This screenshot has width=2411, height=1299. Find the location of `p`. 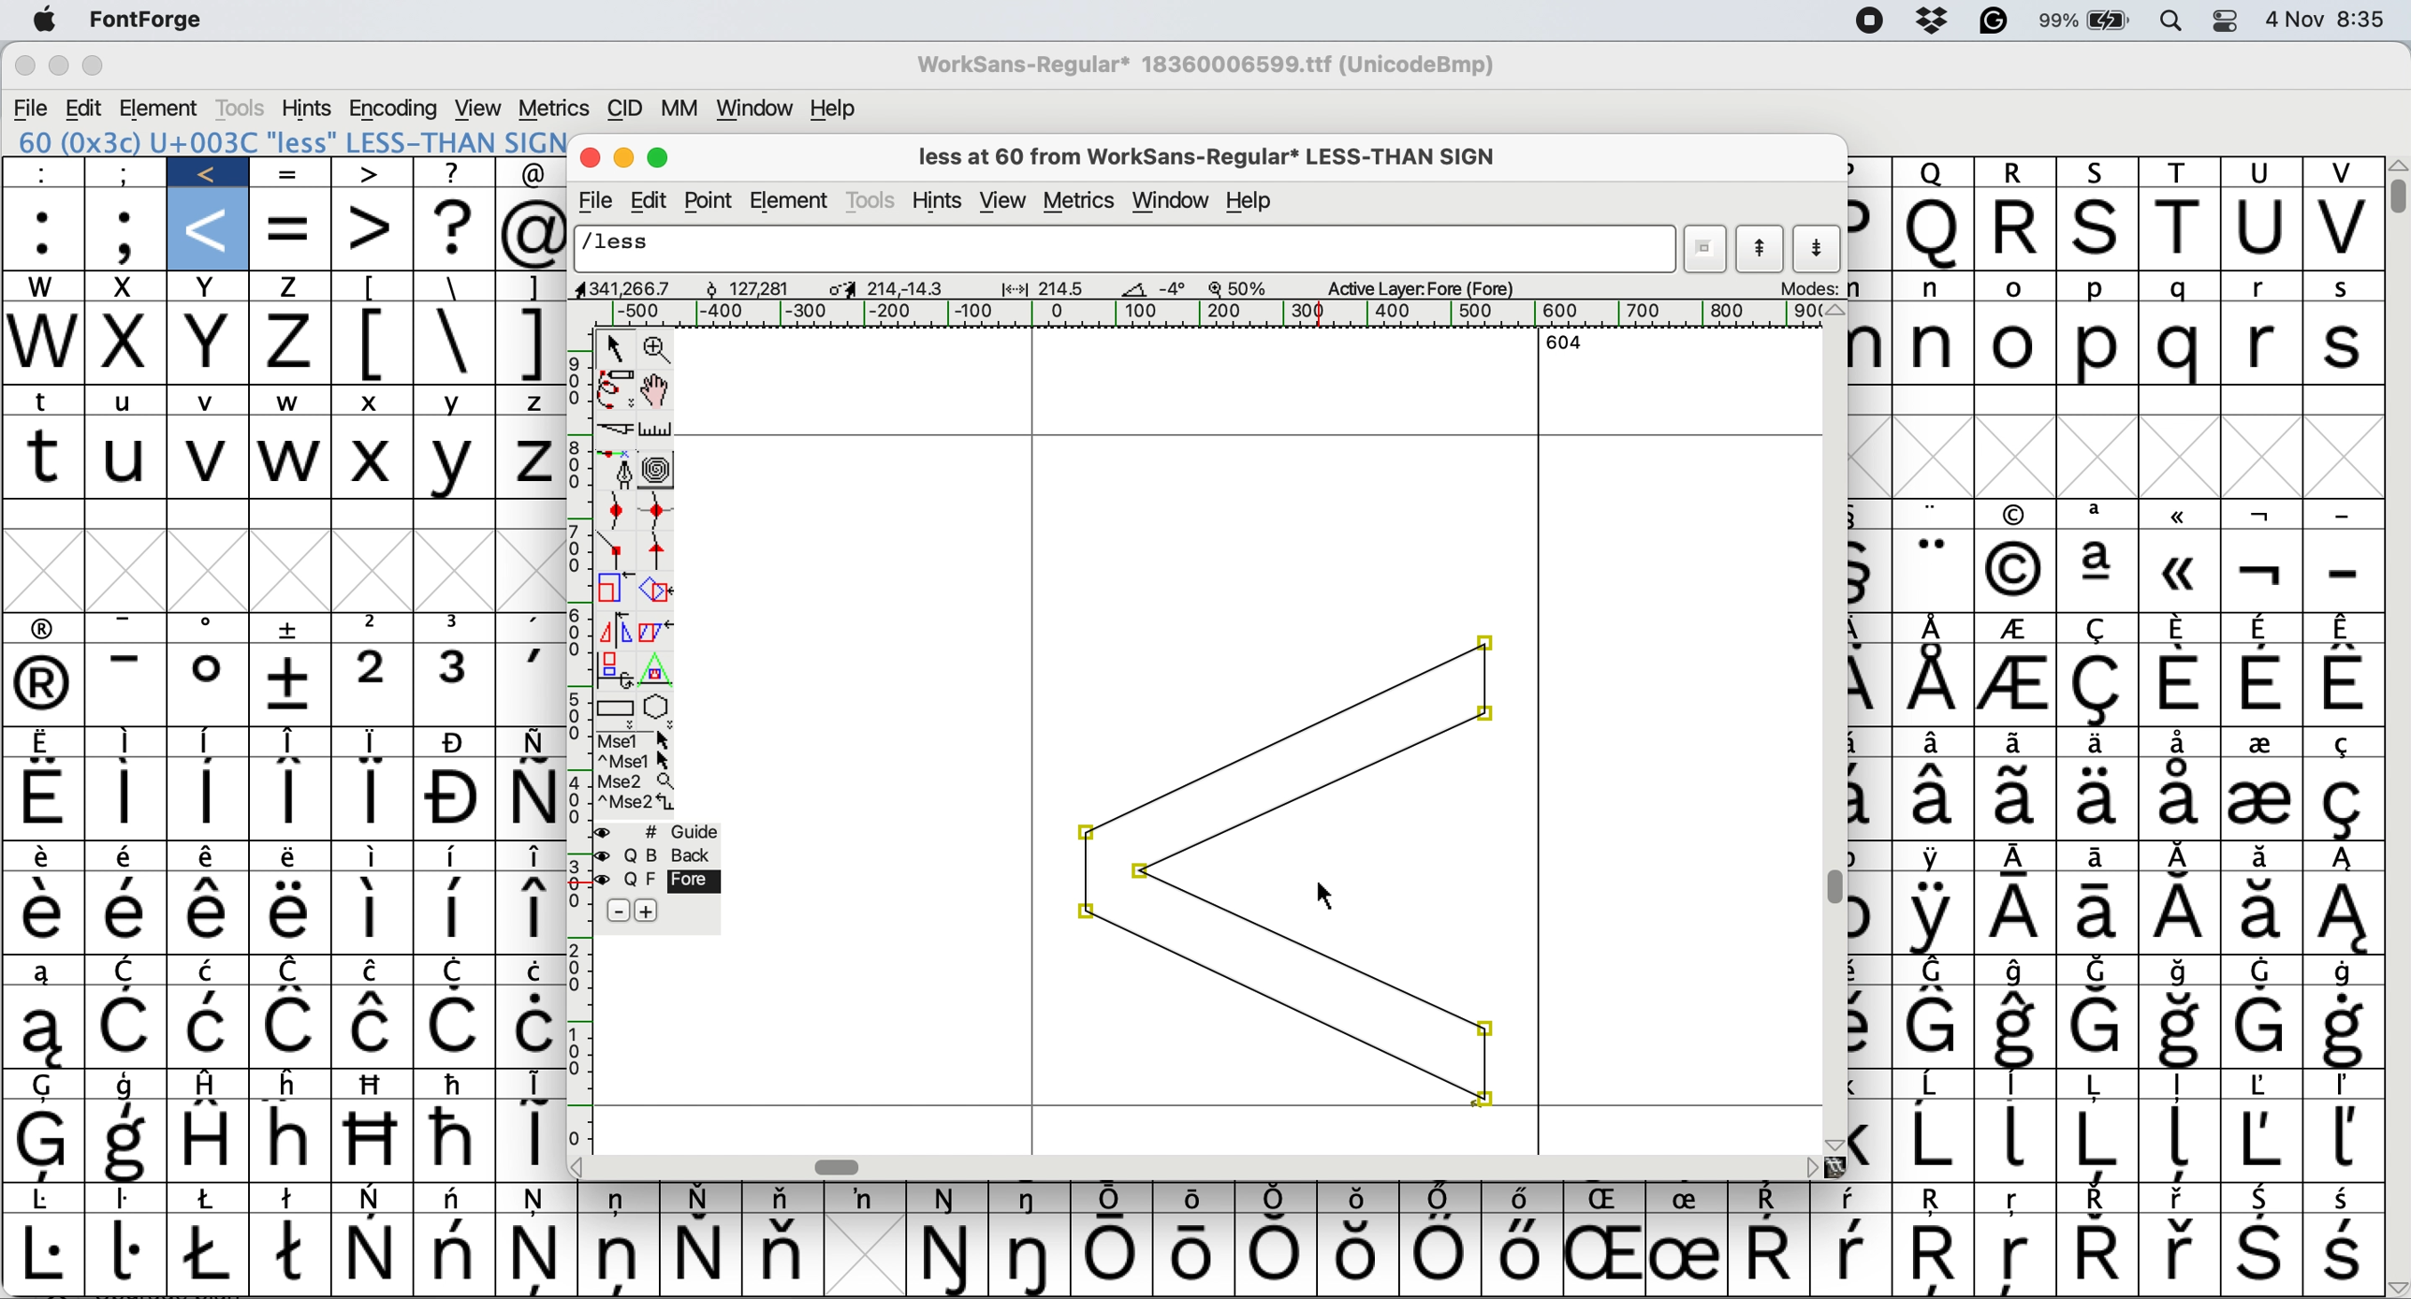

p is located at coordinates (2097, 289).